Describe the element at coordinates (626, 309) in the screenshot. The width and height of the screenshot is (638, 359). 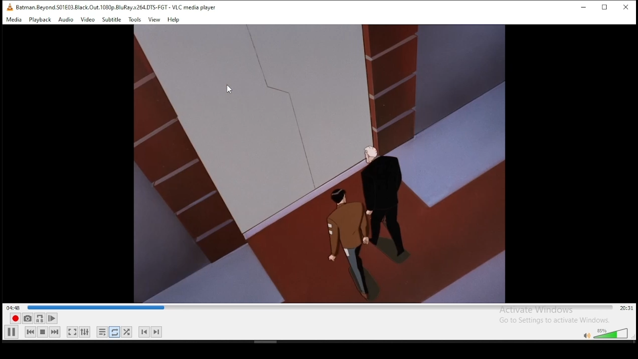
I see `20:31` at that location.